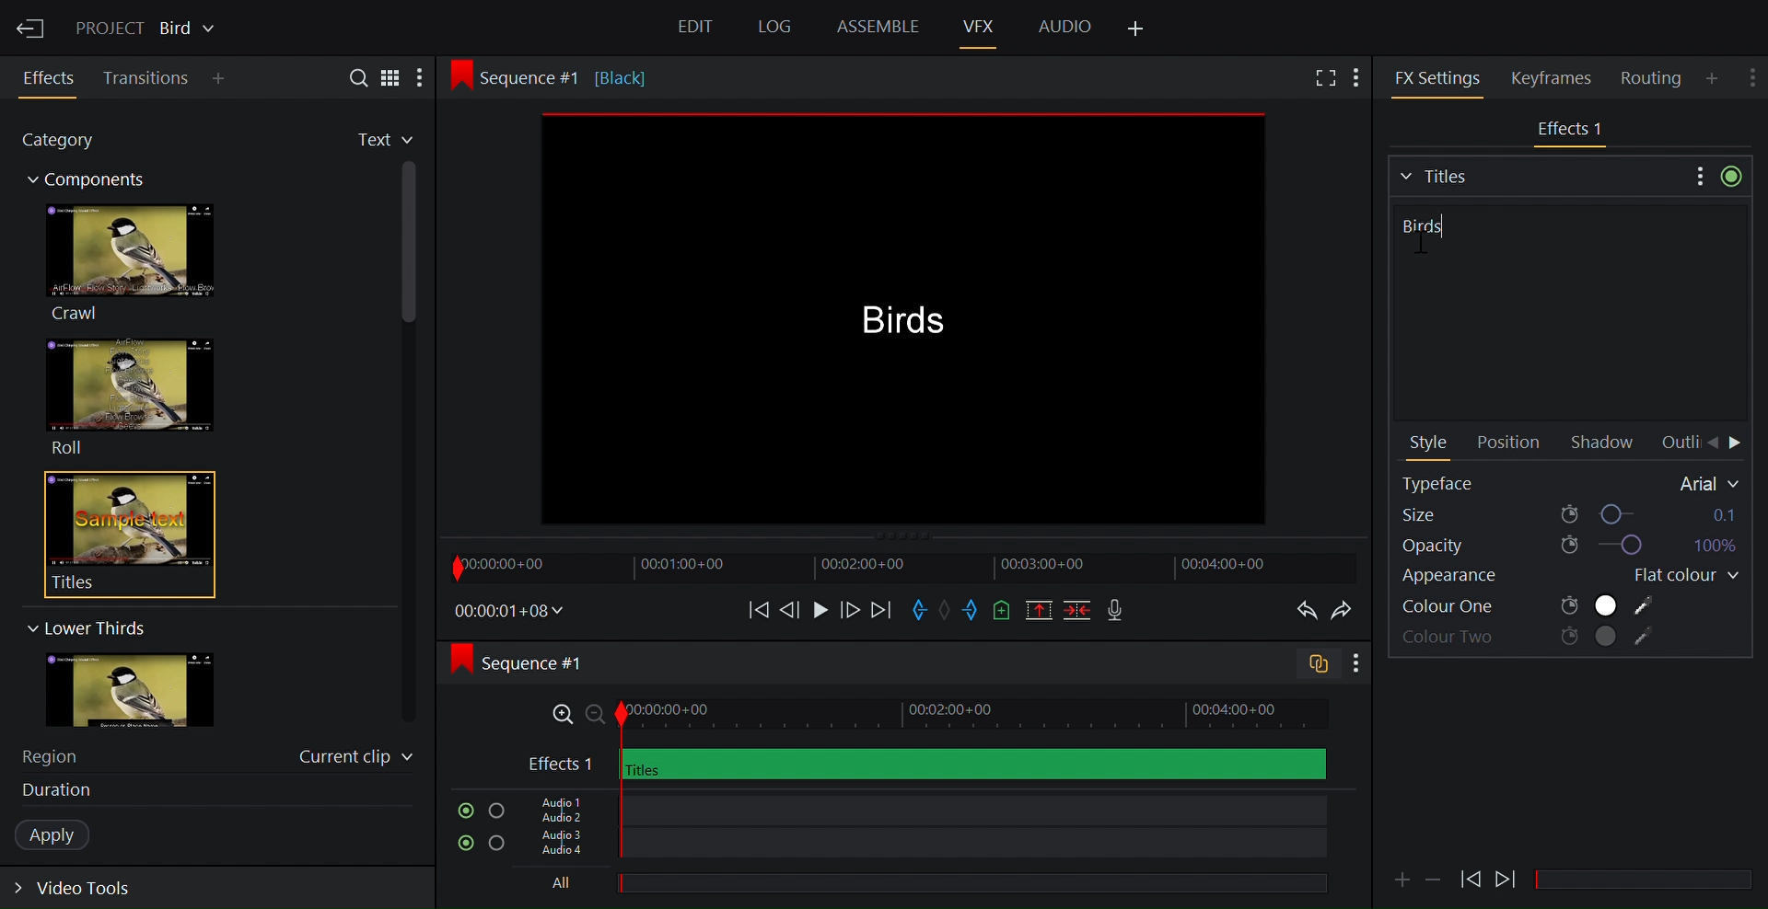 The height and width of the screenshot is (909, 1768). I want to click on Move Forward, so click(1737, 444).